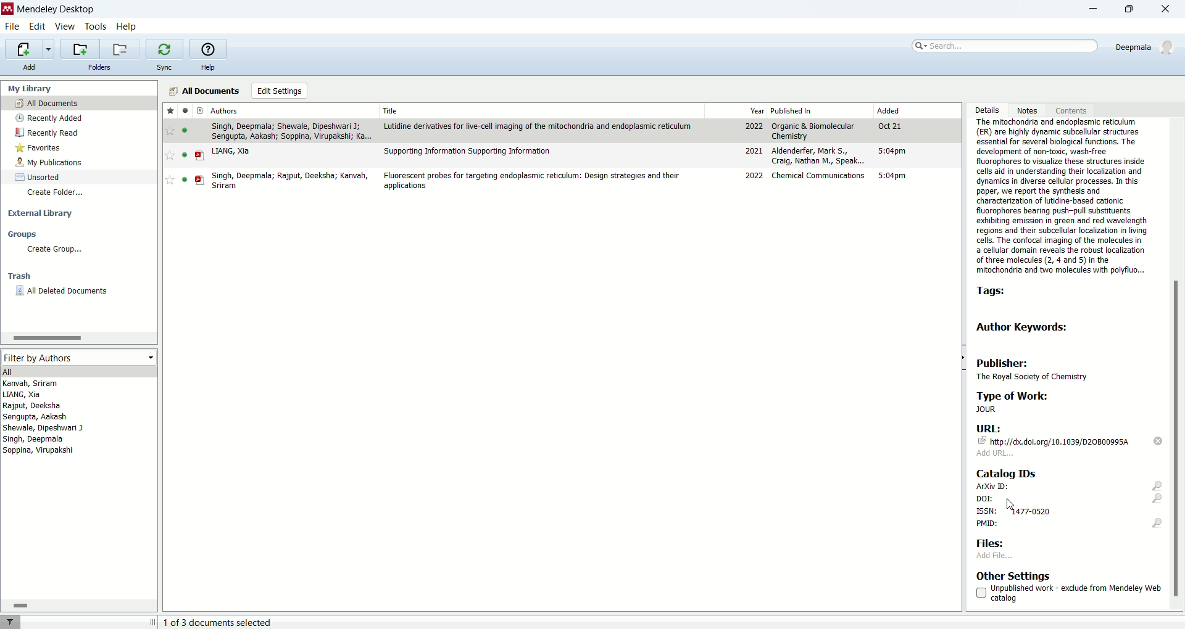  What do you see at coordinates (755, 176) in the screenshot?
I see `2022` at bounding box center [755, 176].